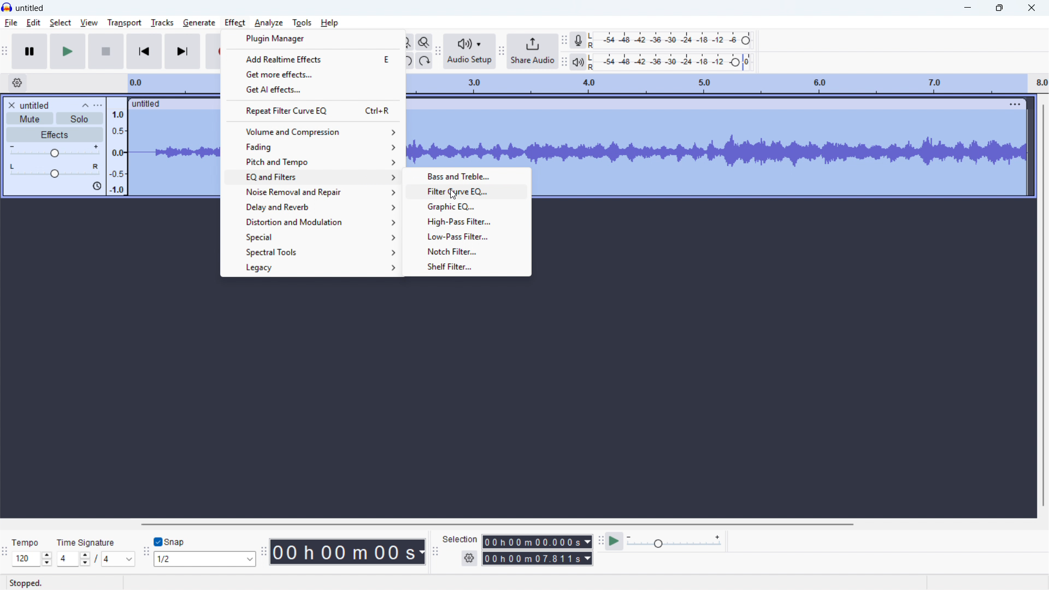  I want to click on Re-do , so click(424, 61).